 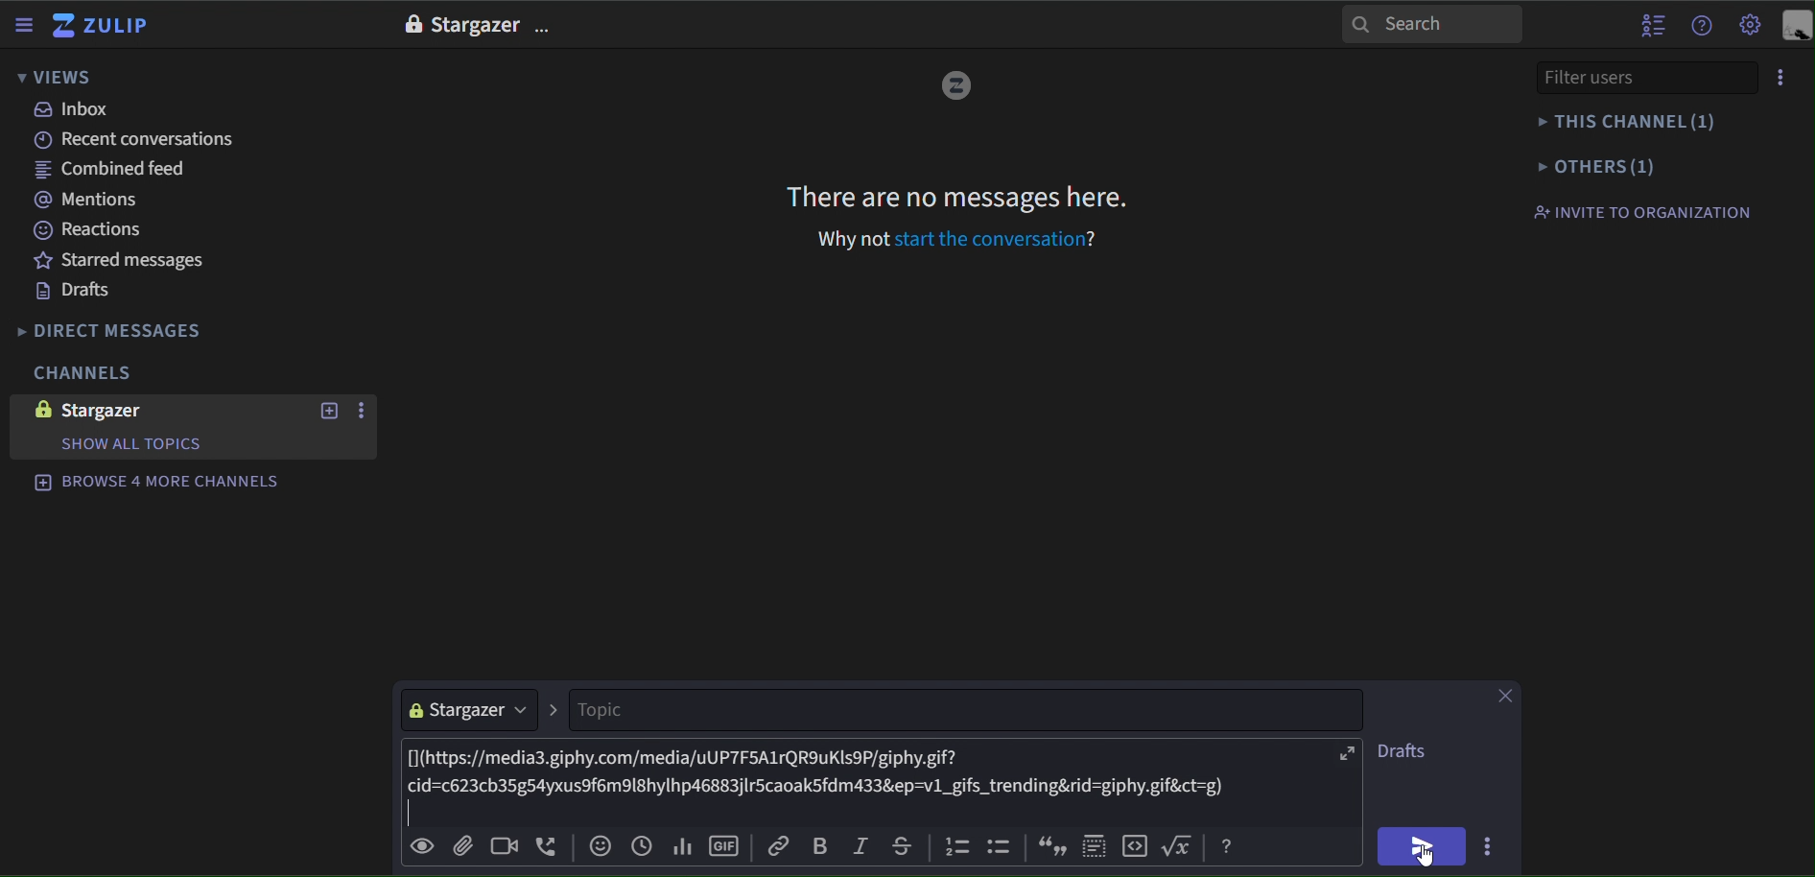 I want to click on bold, so click(x=819, y=846).